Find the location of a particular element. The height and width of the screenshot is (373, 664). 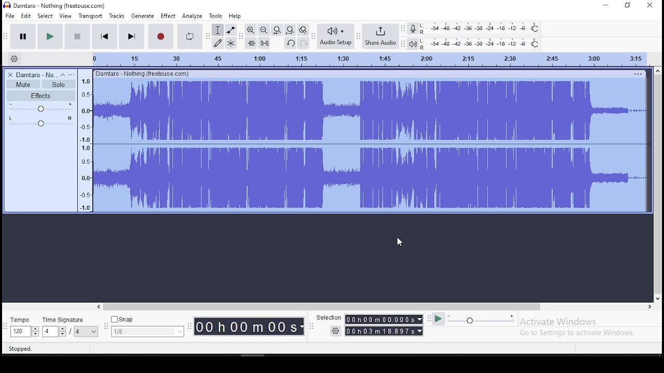

edit is located at coordinates (26, 16).